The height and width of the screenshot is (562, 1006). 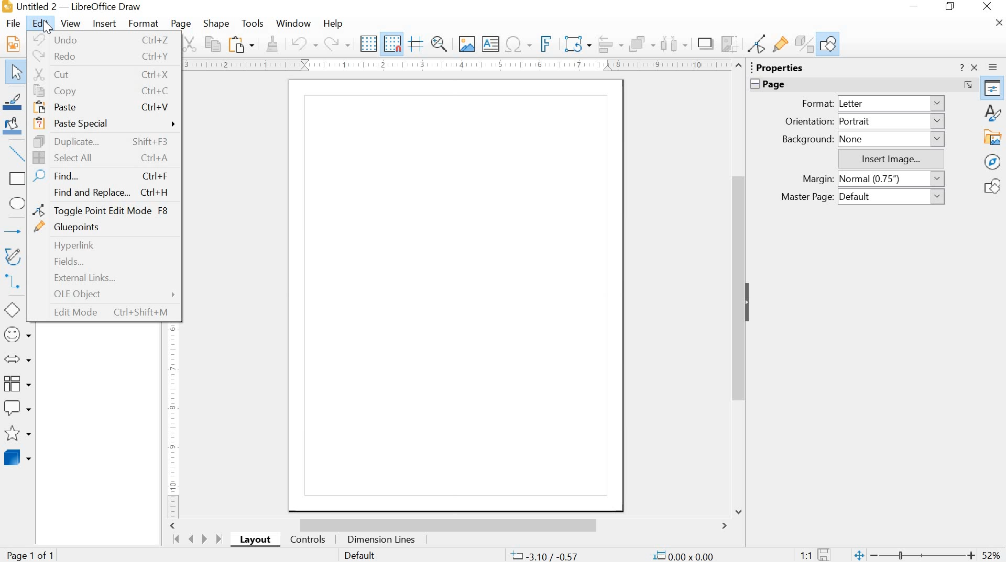 What do you see at coordinates (103, 261) in the screenshot?
I see `fields` at bounding box center [103, 261].